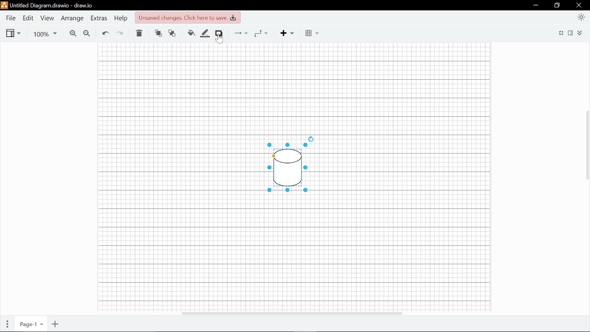 The width and height of the screenshot is (590, 332). What do you see at coordinates (205, 34) in the screenshot?
I see `Fill line` at bounding box center [205, 34].